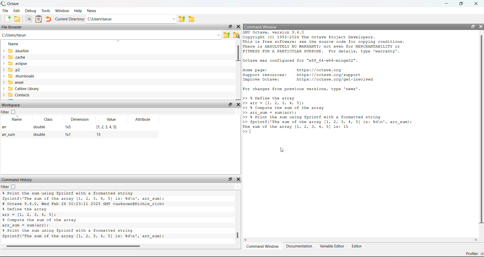  Describe the element at coordinates (8, 19) in the screenshot. I see `New Script` at that location.